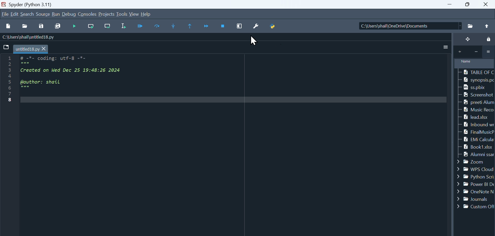 This screenshot has height=236, width=495. I want to click on Python Sci.., so click(476, 178).